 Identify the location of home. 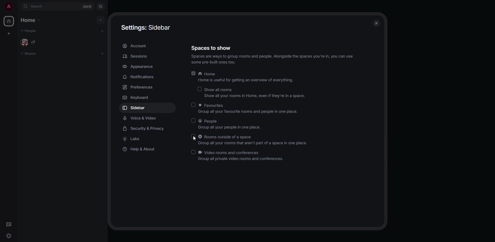
(9, 21).